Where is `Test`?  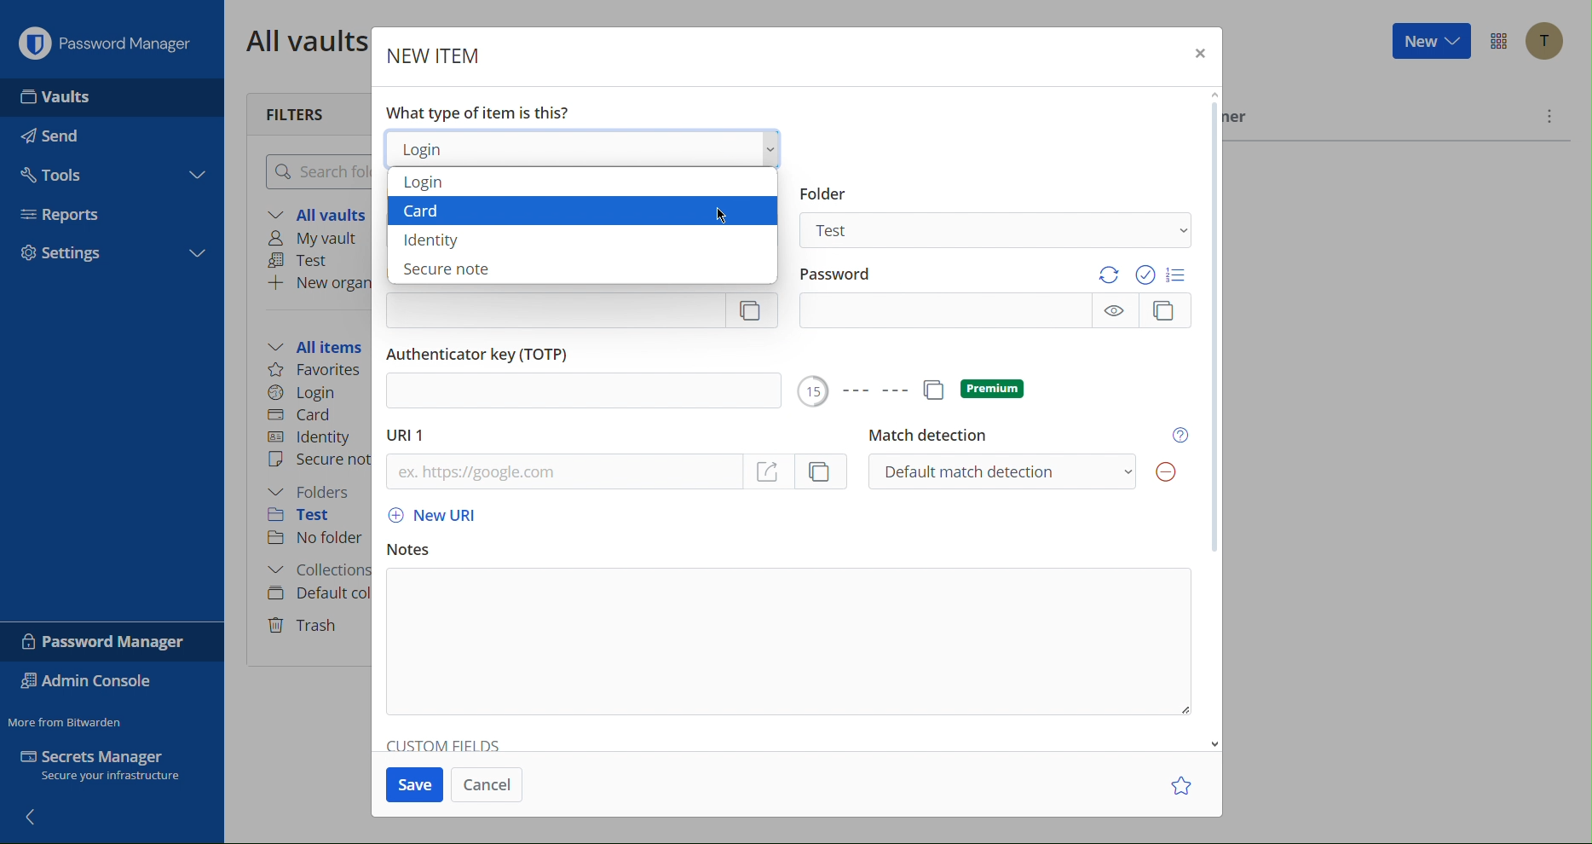 Test is located at coordinates (304, 259).